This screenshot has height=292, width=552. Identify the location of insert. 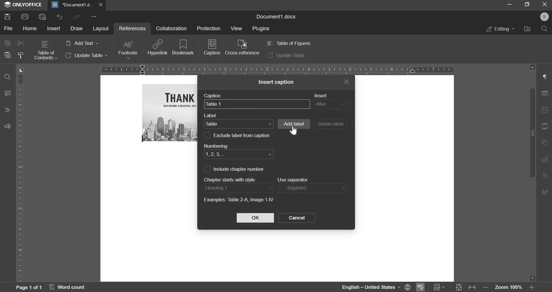
(330, 104).